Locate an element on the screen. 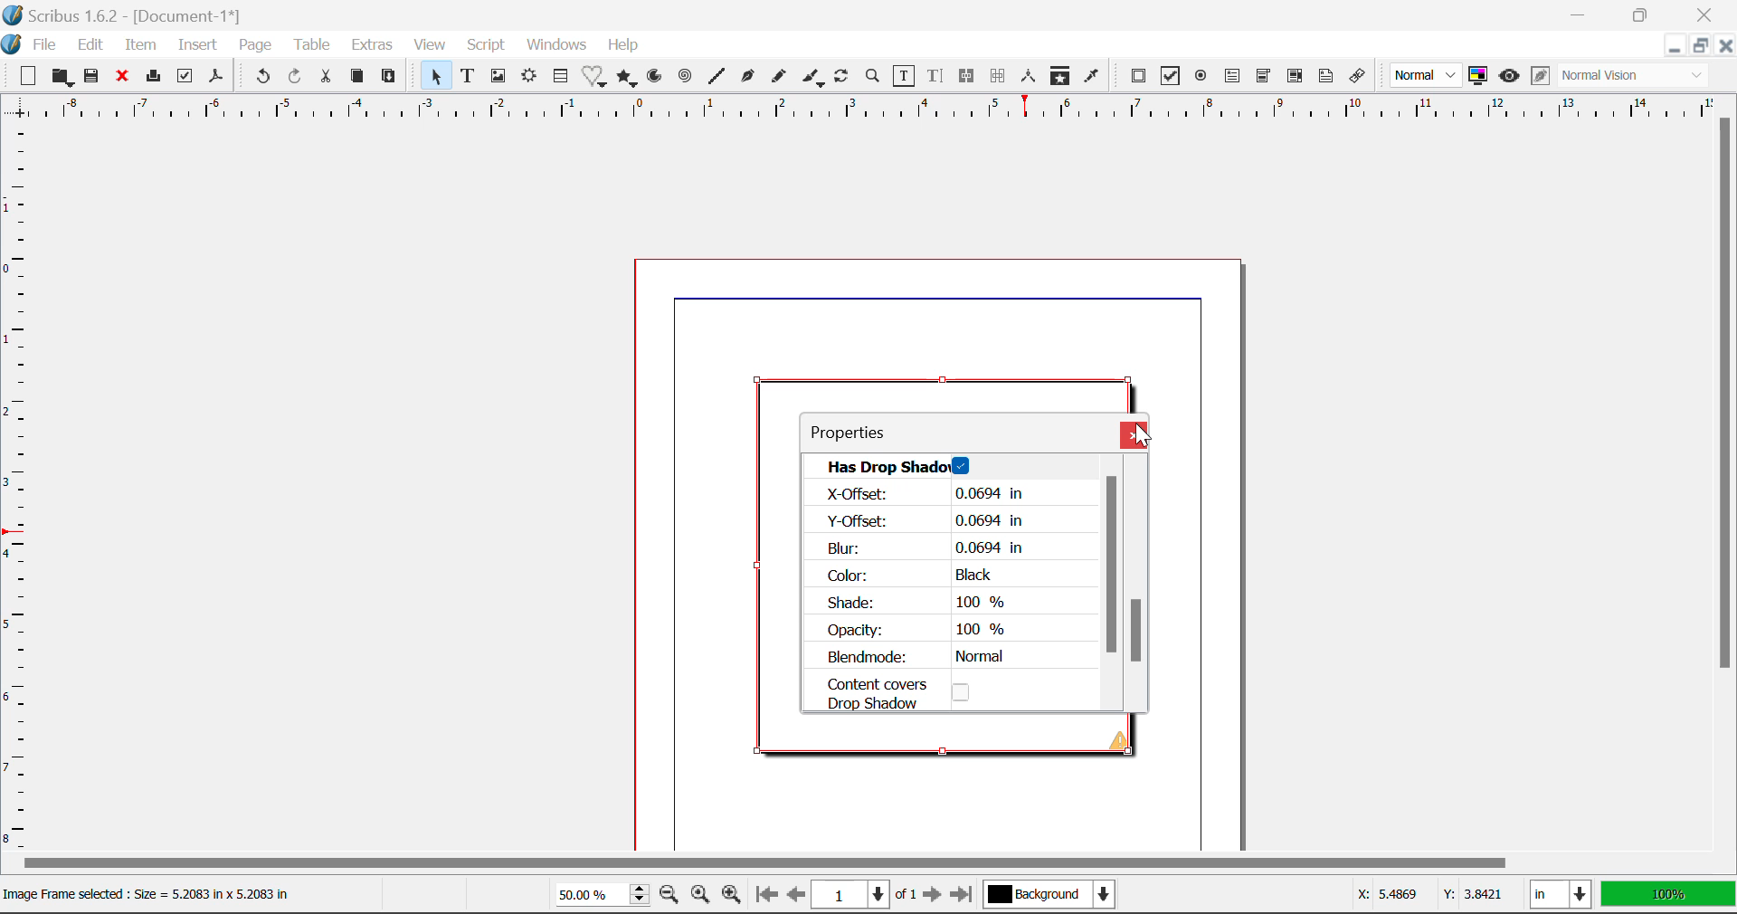 This screenshot has width=1737, height=914. Zoom out is located at coordinates (669, 896).